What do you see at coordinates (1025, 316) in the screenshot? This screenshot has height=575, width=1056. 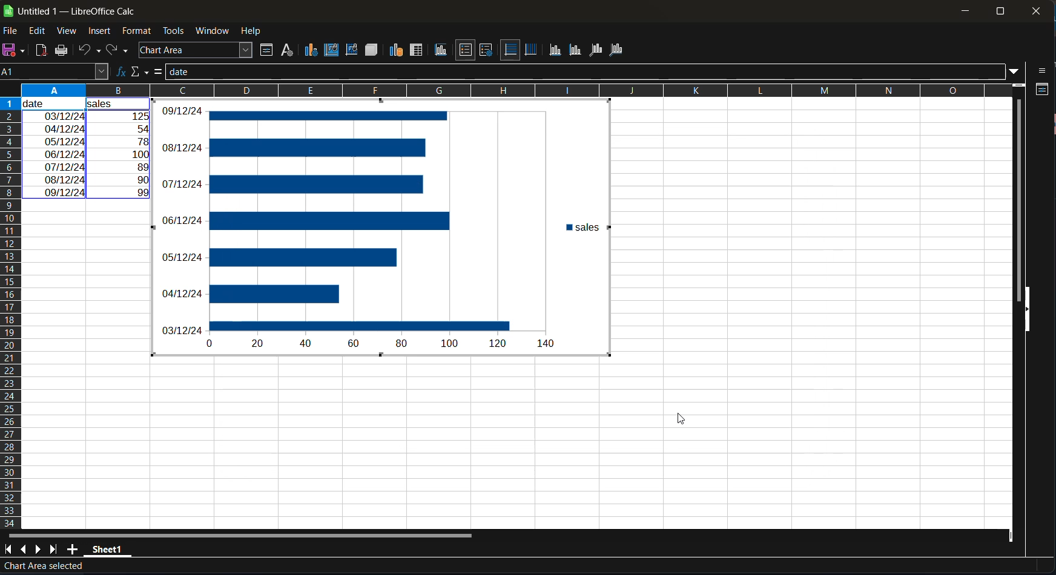 I see `hide` at bounding box center [1025, 316].